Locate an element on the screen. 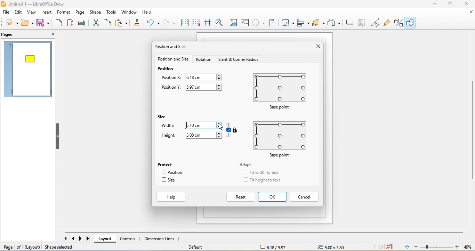 This screenshot has width=475, height=251. export direct as pdf is located at coordinates (70, 24).